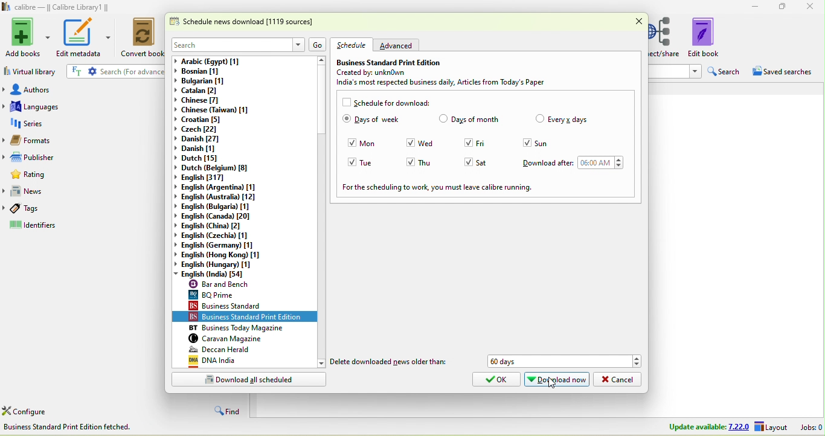  What do you see at coordinates (219, 274) in the screenshot?
I see `english (india)[54]` at bounding box center [219, 274].